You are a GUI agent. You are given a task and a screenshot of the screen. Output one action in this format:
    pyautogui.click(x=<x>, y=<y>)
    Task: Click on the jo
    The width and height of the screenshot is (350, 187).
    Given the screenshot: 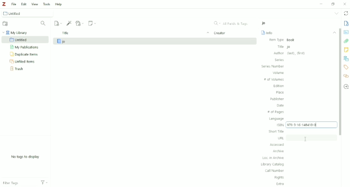 What is the action you would take?
    pyautogui.click(x=154, y=41)
    